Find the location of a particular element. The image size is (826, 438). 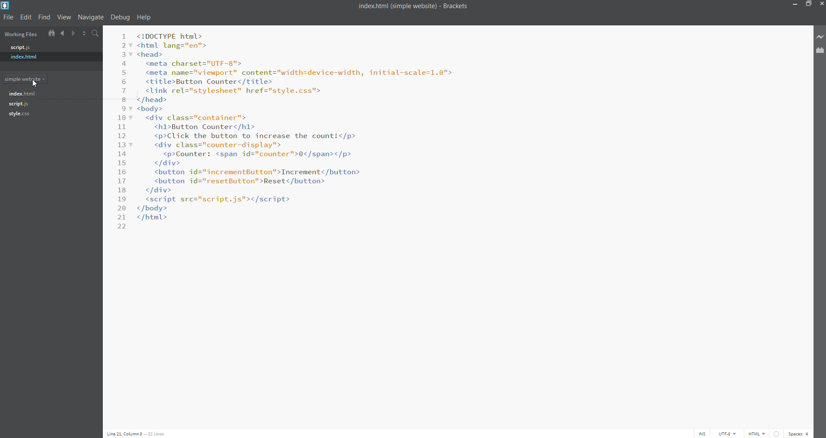

extension manager is located at coordinates (820, 51).